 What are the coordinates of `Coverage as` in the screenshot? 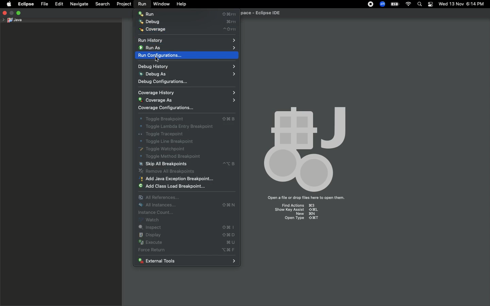 It's located at (186, 100).